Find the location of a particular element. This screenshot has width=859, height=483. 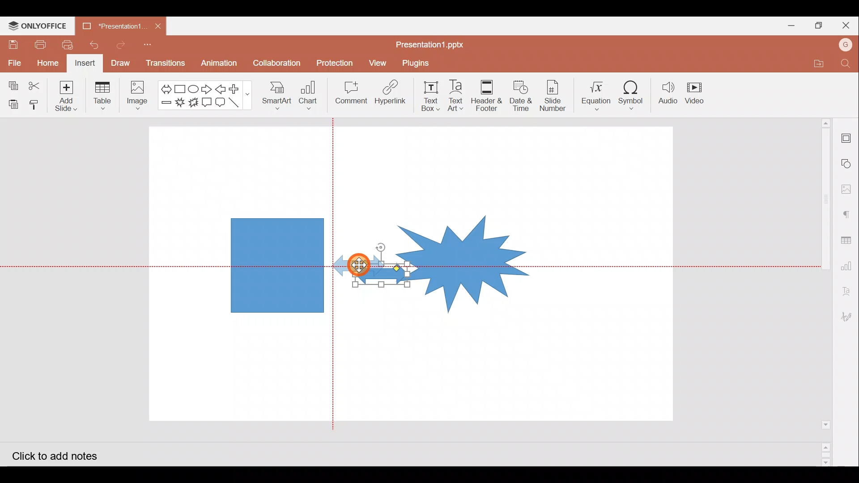

Ellipse is located at coordinates (193, 88).